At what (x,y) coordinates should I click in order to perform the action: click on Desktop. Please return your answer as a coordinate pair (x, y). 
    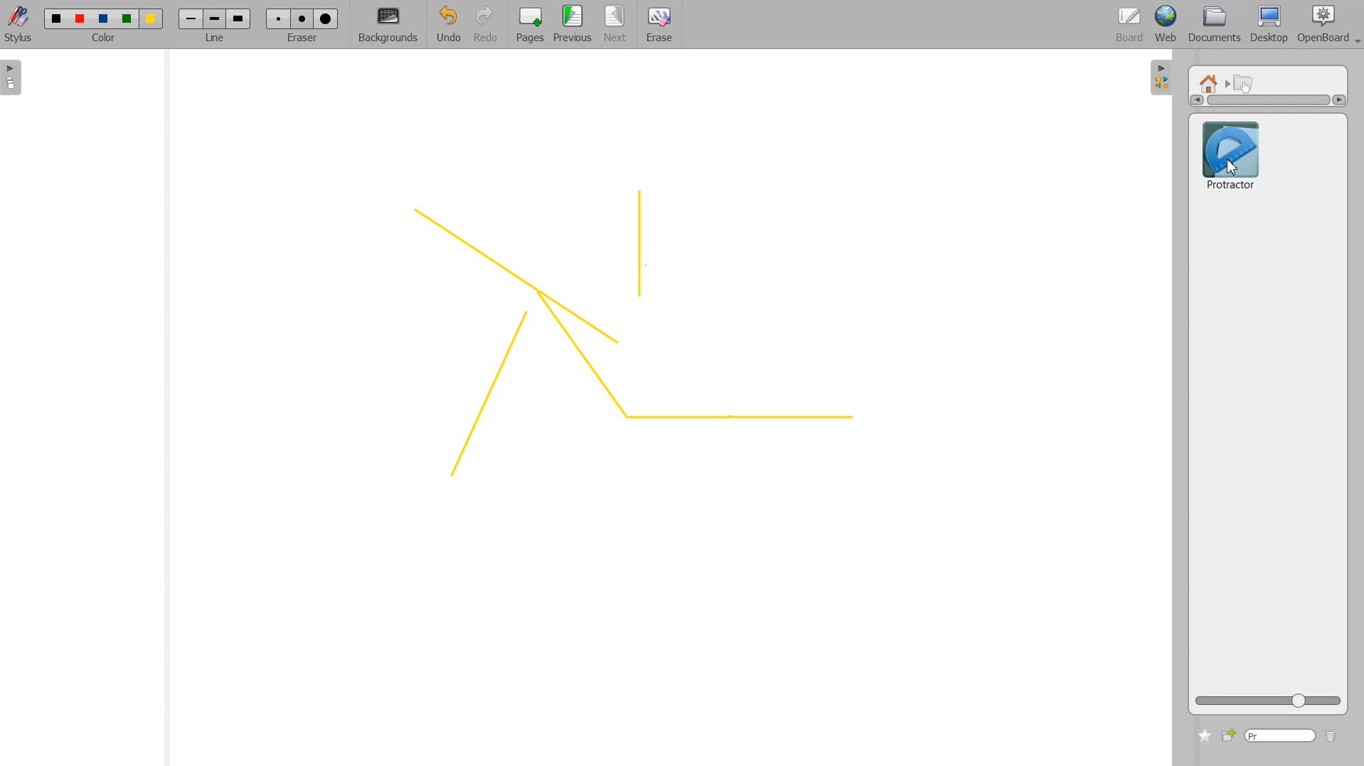
    Looking at the image, I should click on (1269, 25).